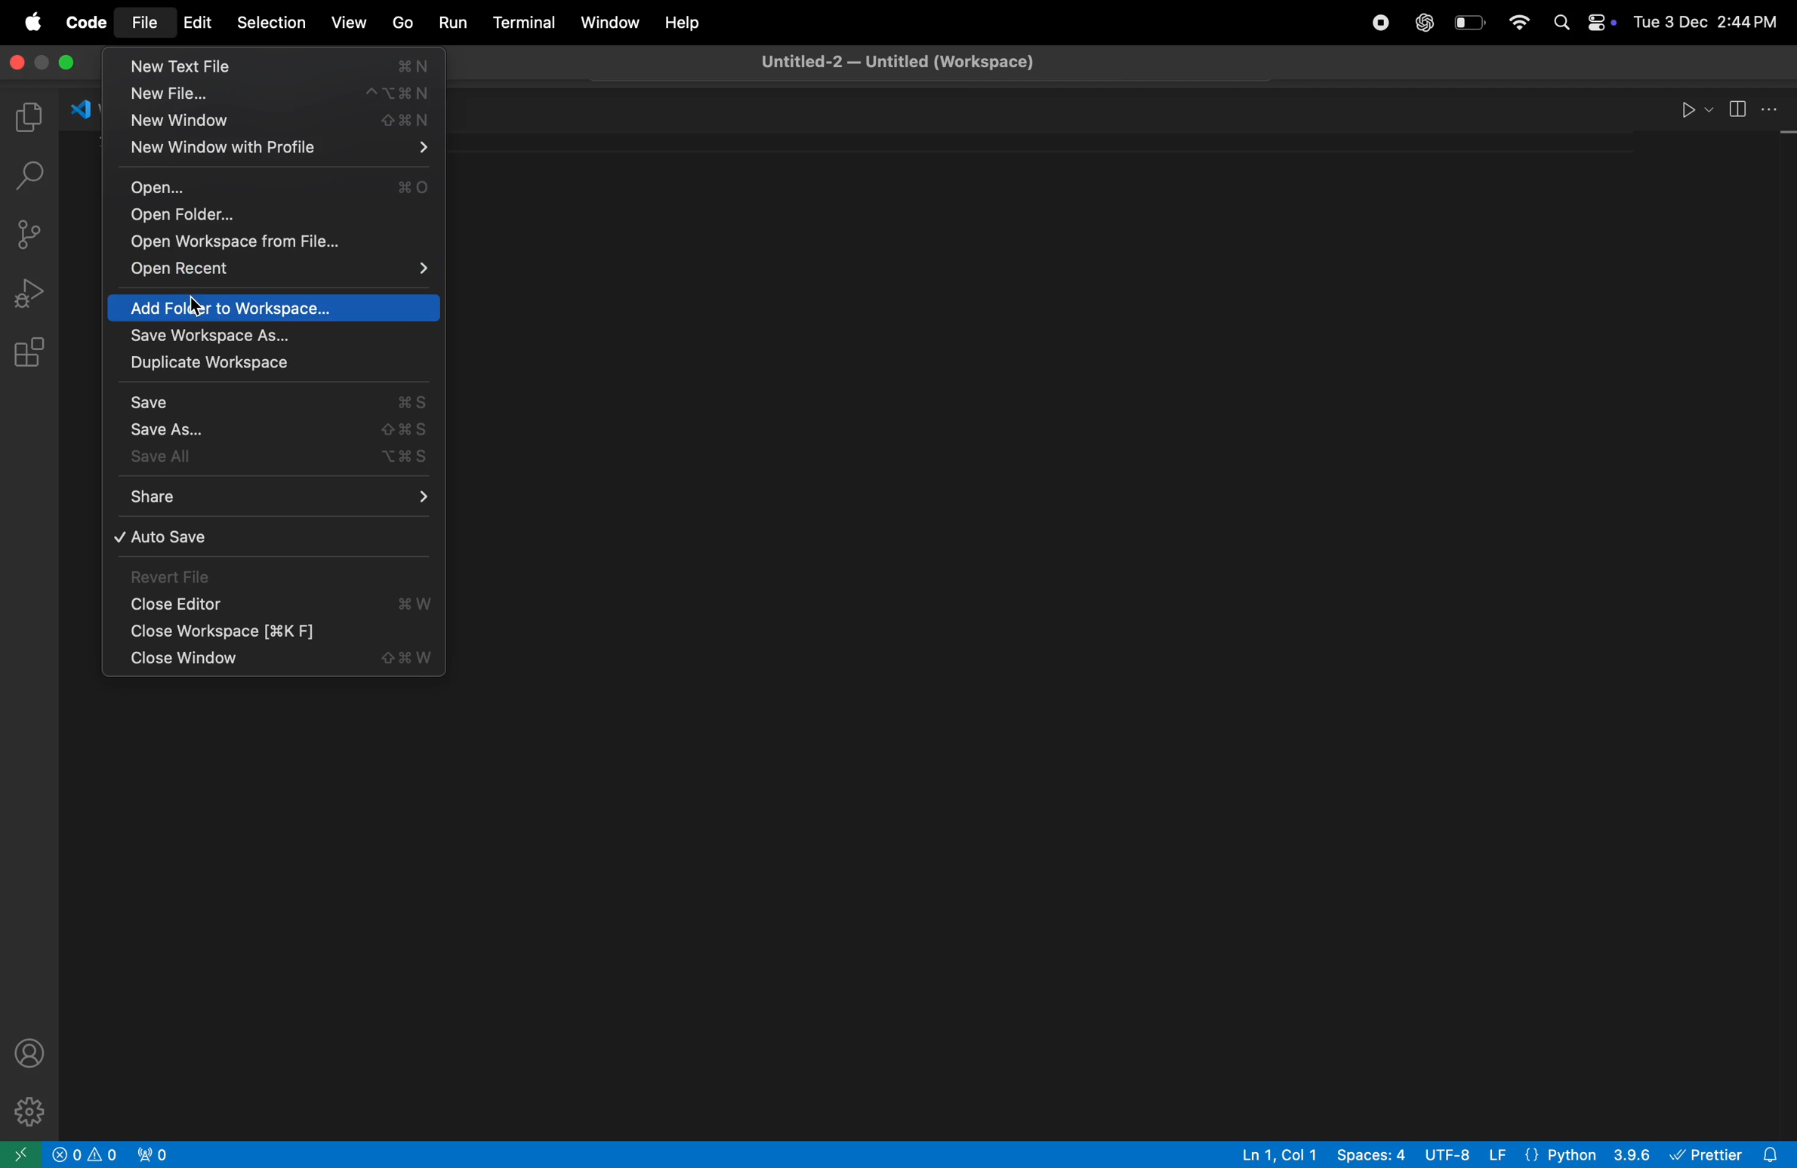 The height and width of the screenshot is (1168, 1797). Describe the element at coordinates (40, 63) in the screenshot. I see `minimize` at that location.